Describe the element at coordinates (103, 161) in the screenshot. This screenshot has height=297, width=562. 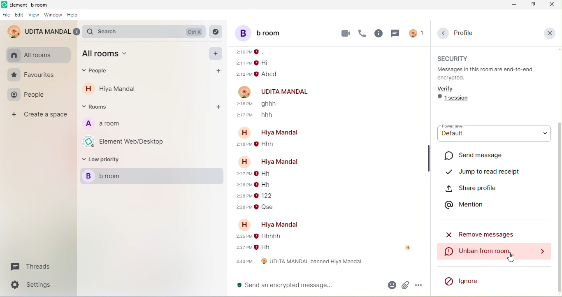
I see `low priority` at that location.